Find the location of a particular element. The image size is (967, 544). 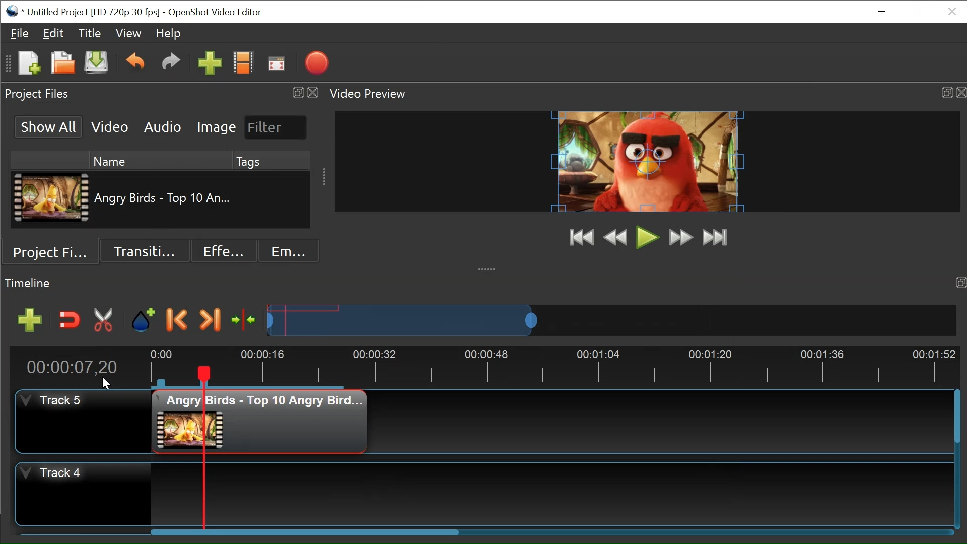

Center the timeline on the playhead is located at coordinates (246, 320).